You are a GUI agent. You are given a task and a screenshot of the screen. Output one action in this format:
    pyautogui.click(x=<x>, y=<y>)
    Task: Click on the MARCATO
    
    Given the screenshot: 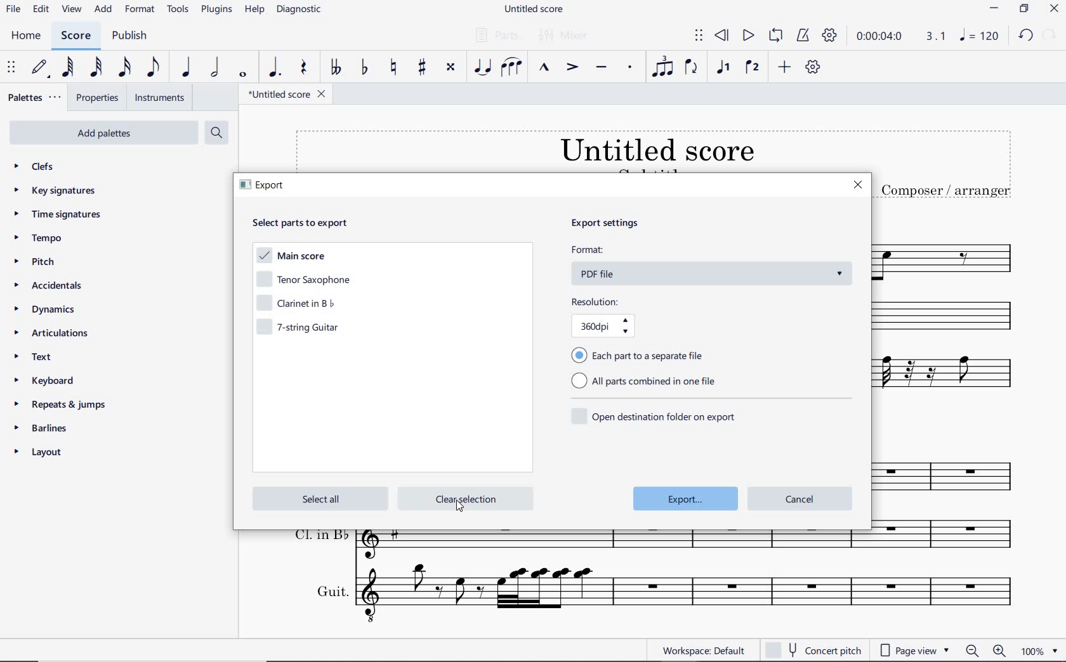 What is the action you would take?
    pyautogui.click(x=544, y=68)
    